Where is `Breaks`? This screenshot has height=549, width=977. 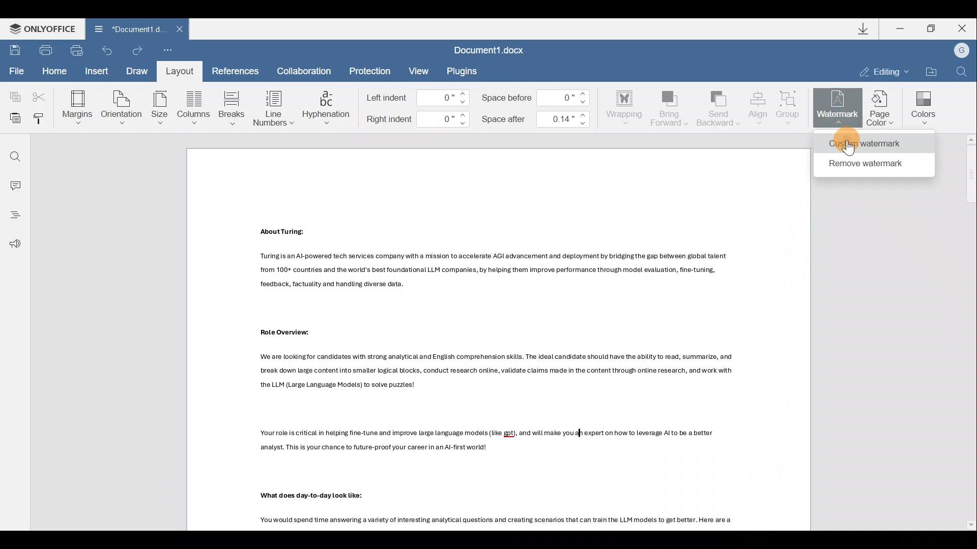
Breaks is located at coordinates (232, 105).